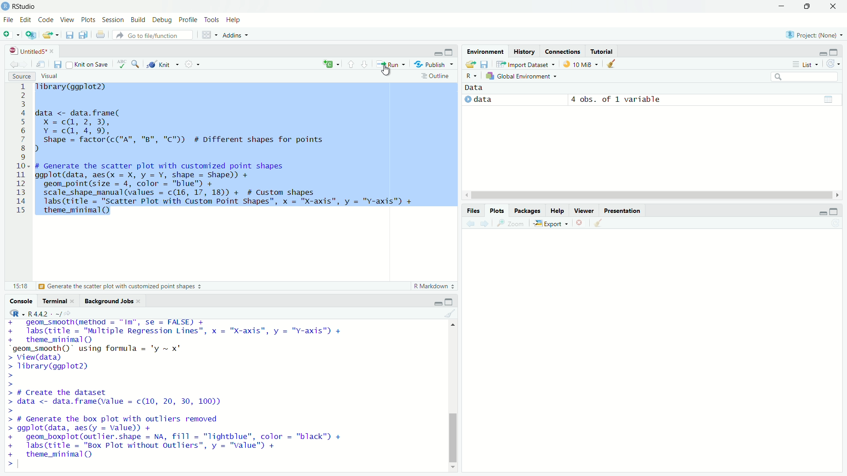 The image size is (847, 476). I want to click on 4 obs. of 1 variable, so click(615, 100).